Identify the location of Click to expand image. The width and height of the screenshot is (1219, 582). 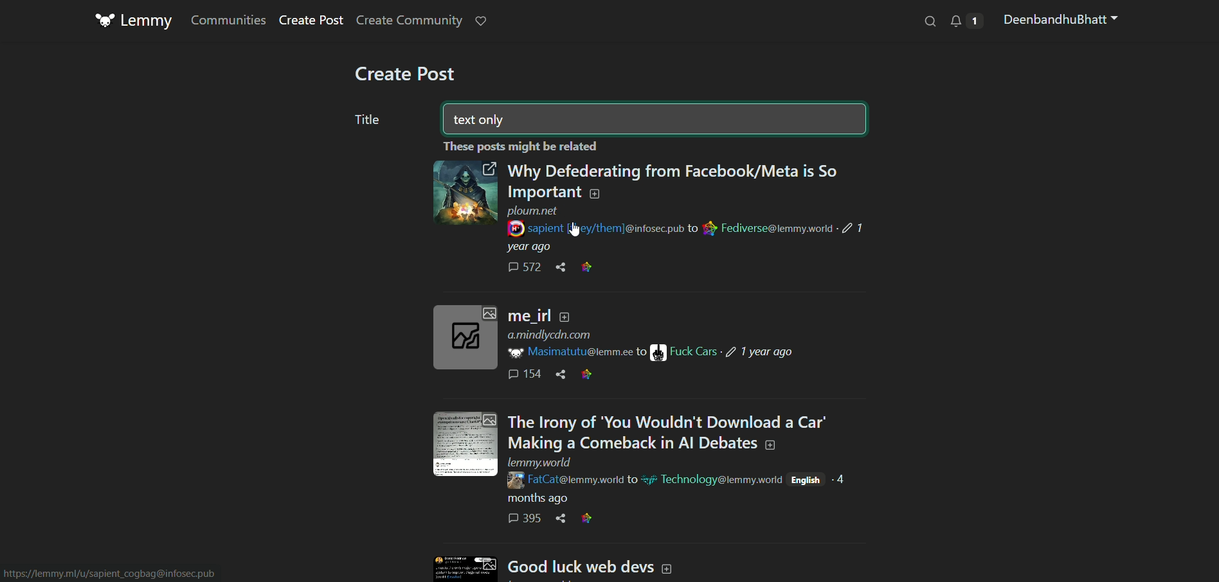
(465, 337).